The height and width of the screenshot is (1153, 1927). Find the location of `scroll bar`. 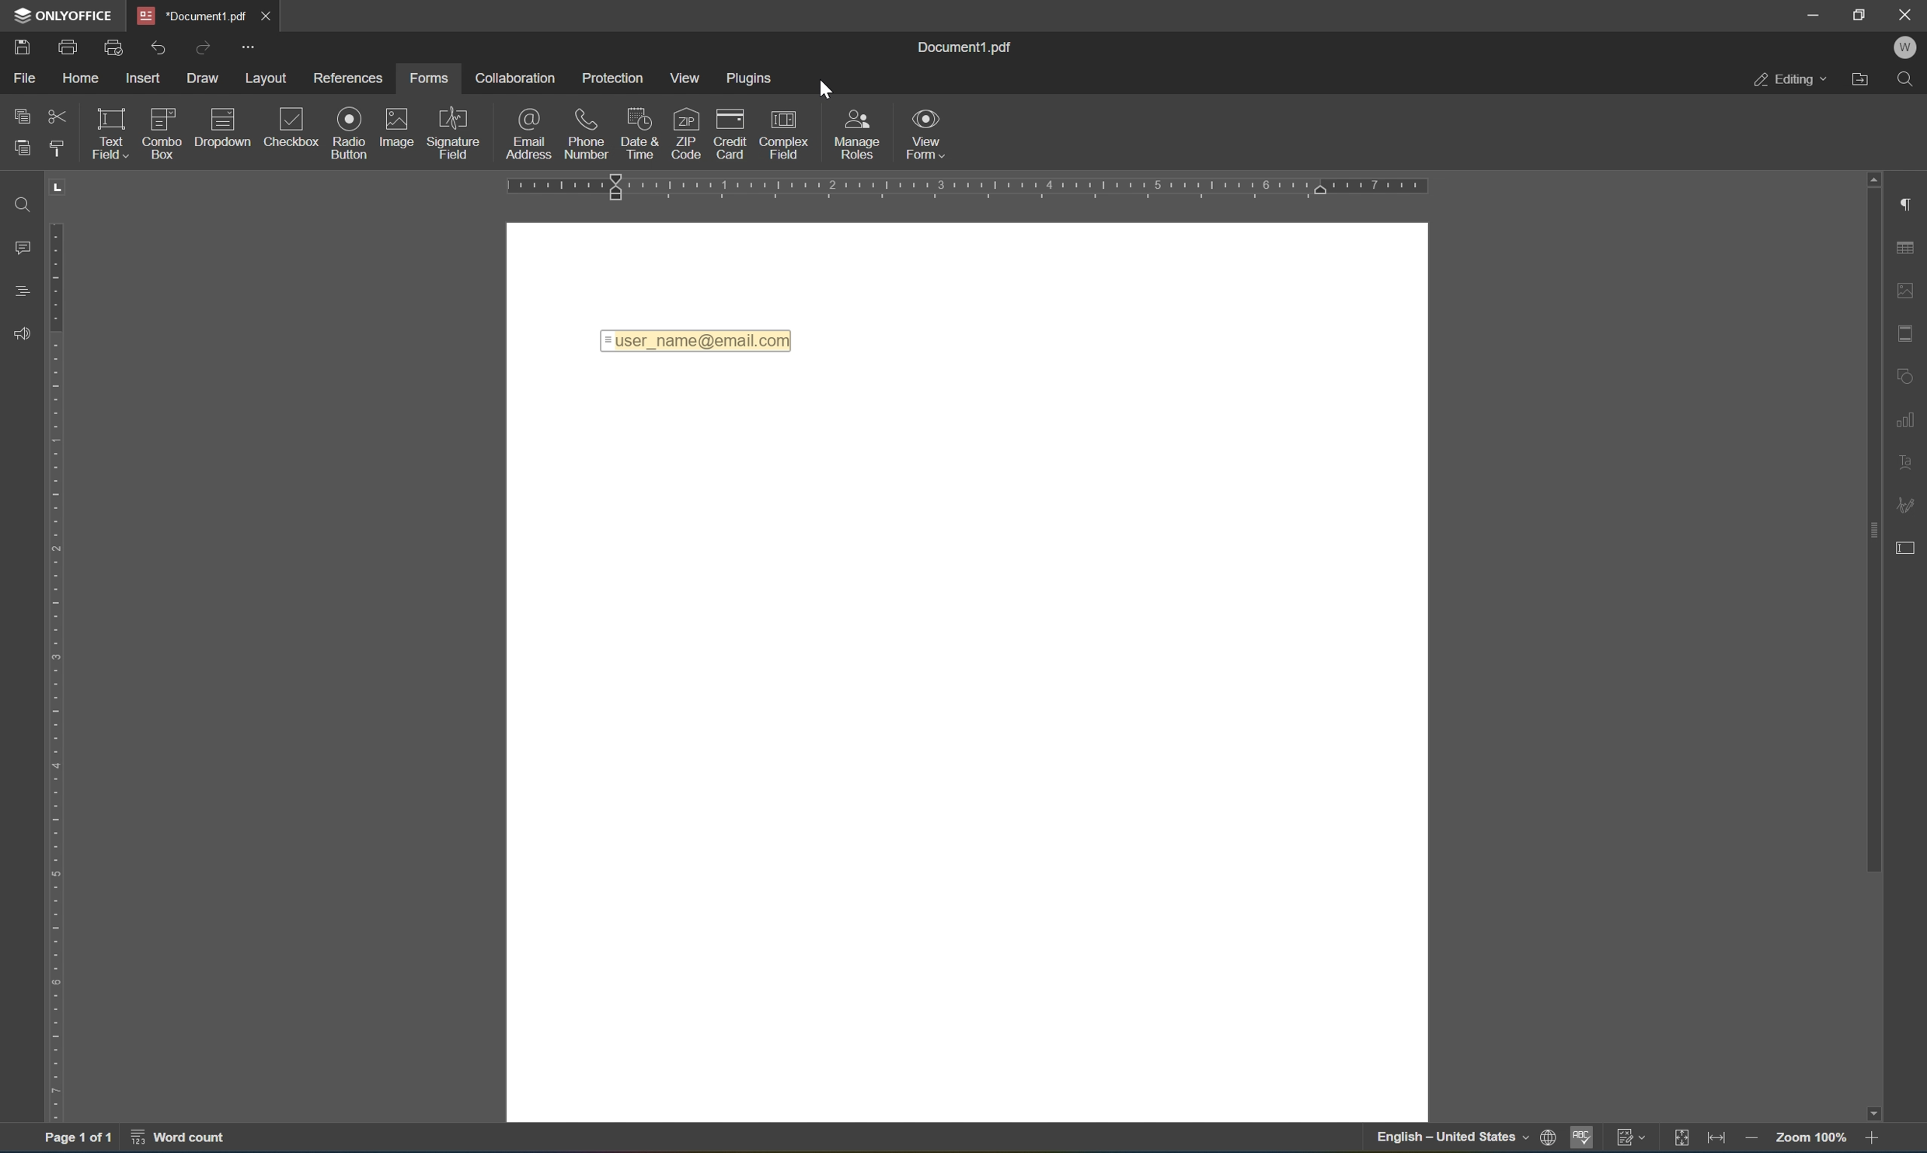

scroll bar is located at coordinates (1870, 521).